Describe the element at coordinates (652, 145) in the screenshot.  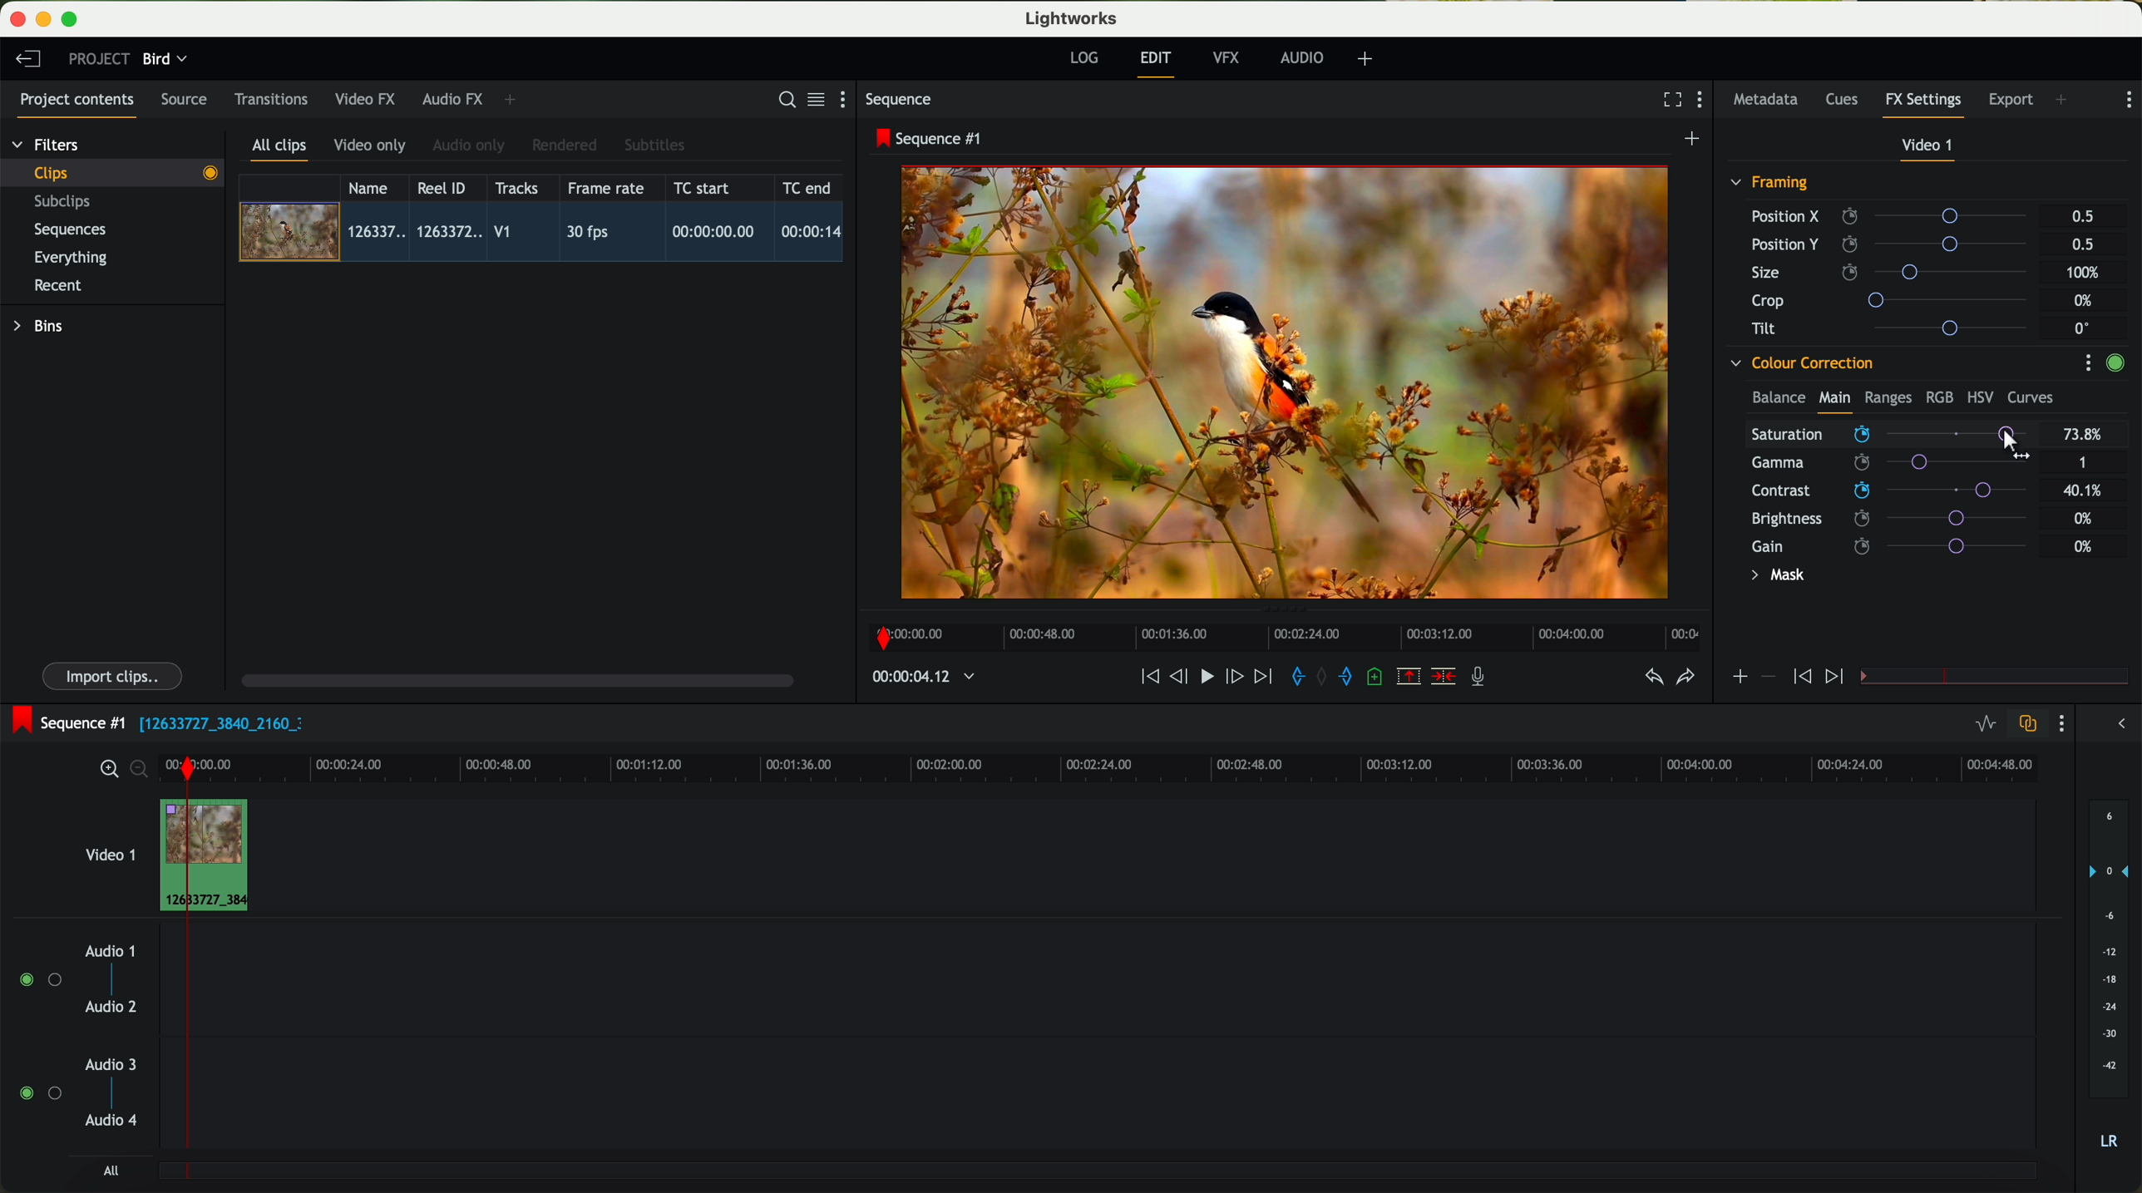
I see `subtitles` at that location.